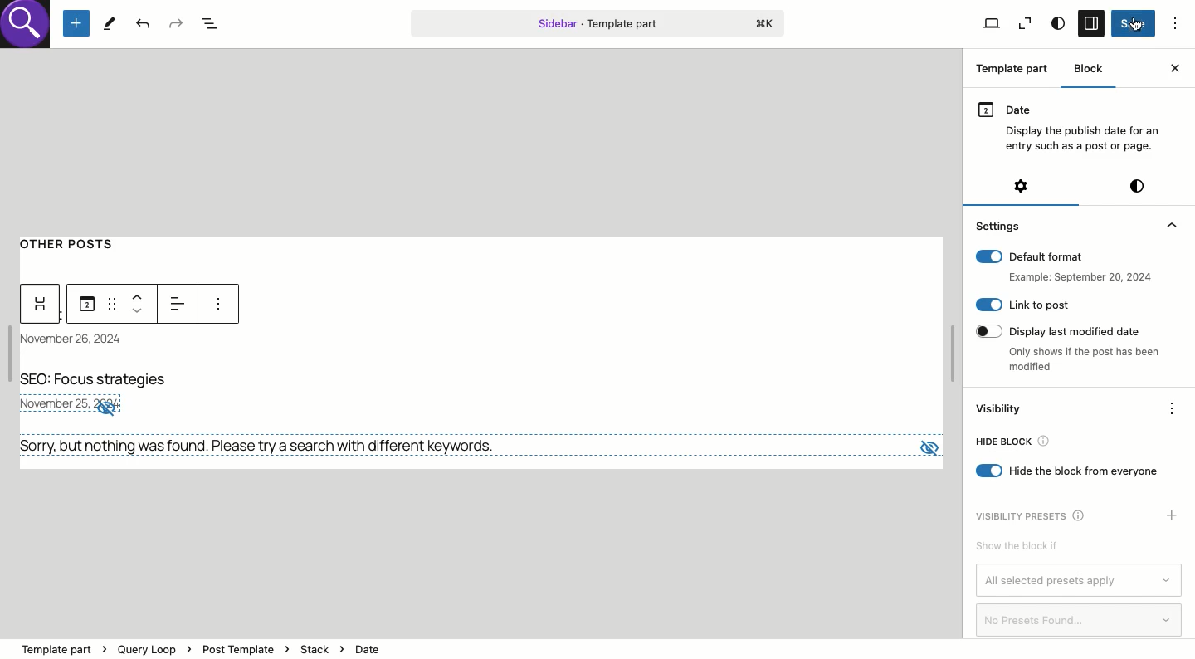 This screenshot has height=659, width=1195. What do you see at coordinates (926, 443) in the screenshot?
I see `view` at bounding box center [926, 443].